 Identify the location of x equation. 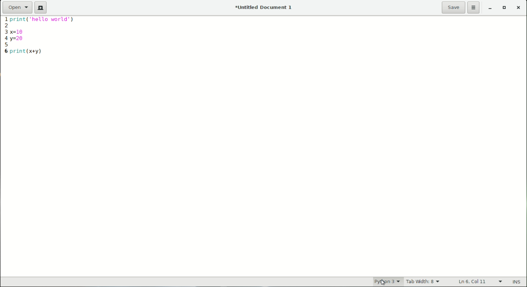
(22, 31).